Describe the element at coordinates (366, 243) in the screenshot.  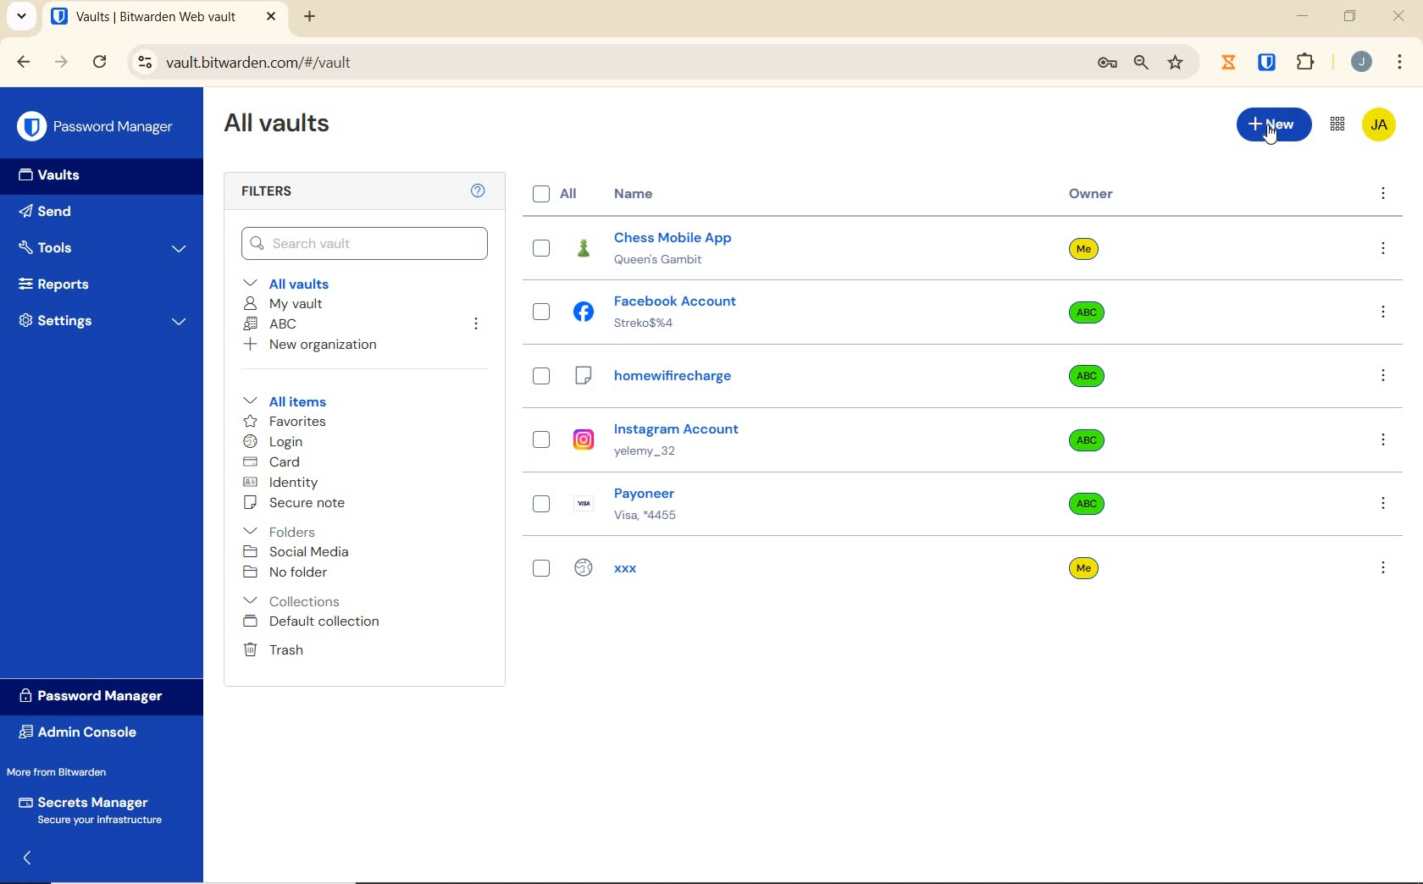
I see `Search Vault` at that location.